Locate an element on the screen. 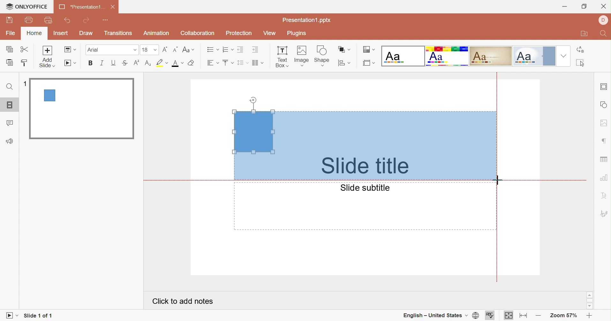  Find is located at coordinates (604, 34).